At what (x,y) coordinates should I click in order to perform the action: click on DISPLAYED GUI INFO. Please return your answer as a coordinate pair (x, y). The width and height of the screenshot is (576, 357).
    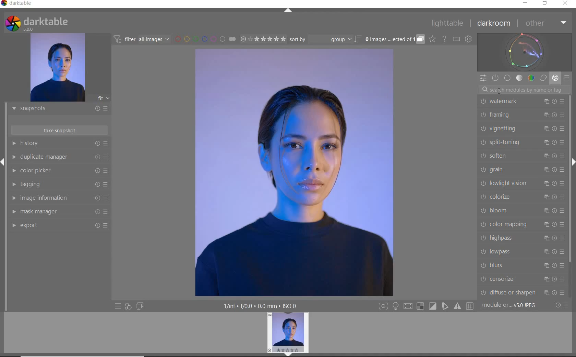
    Looking at the image, I should click on (259, 306).